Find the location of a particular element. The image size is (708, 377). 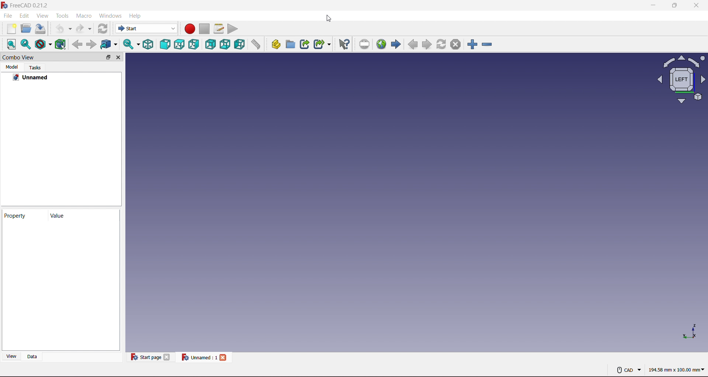

Go forward is located at coordinates (92, 45).